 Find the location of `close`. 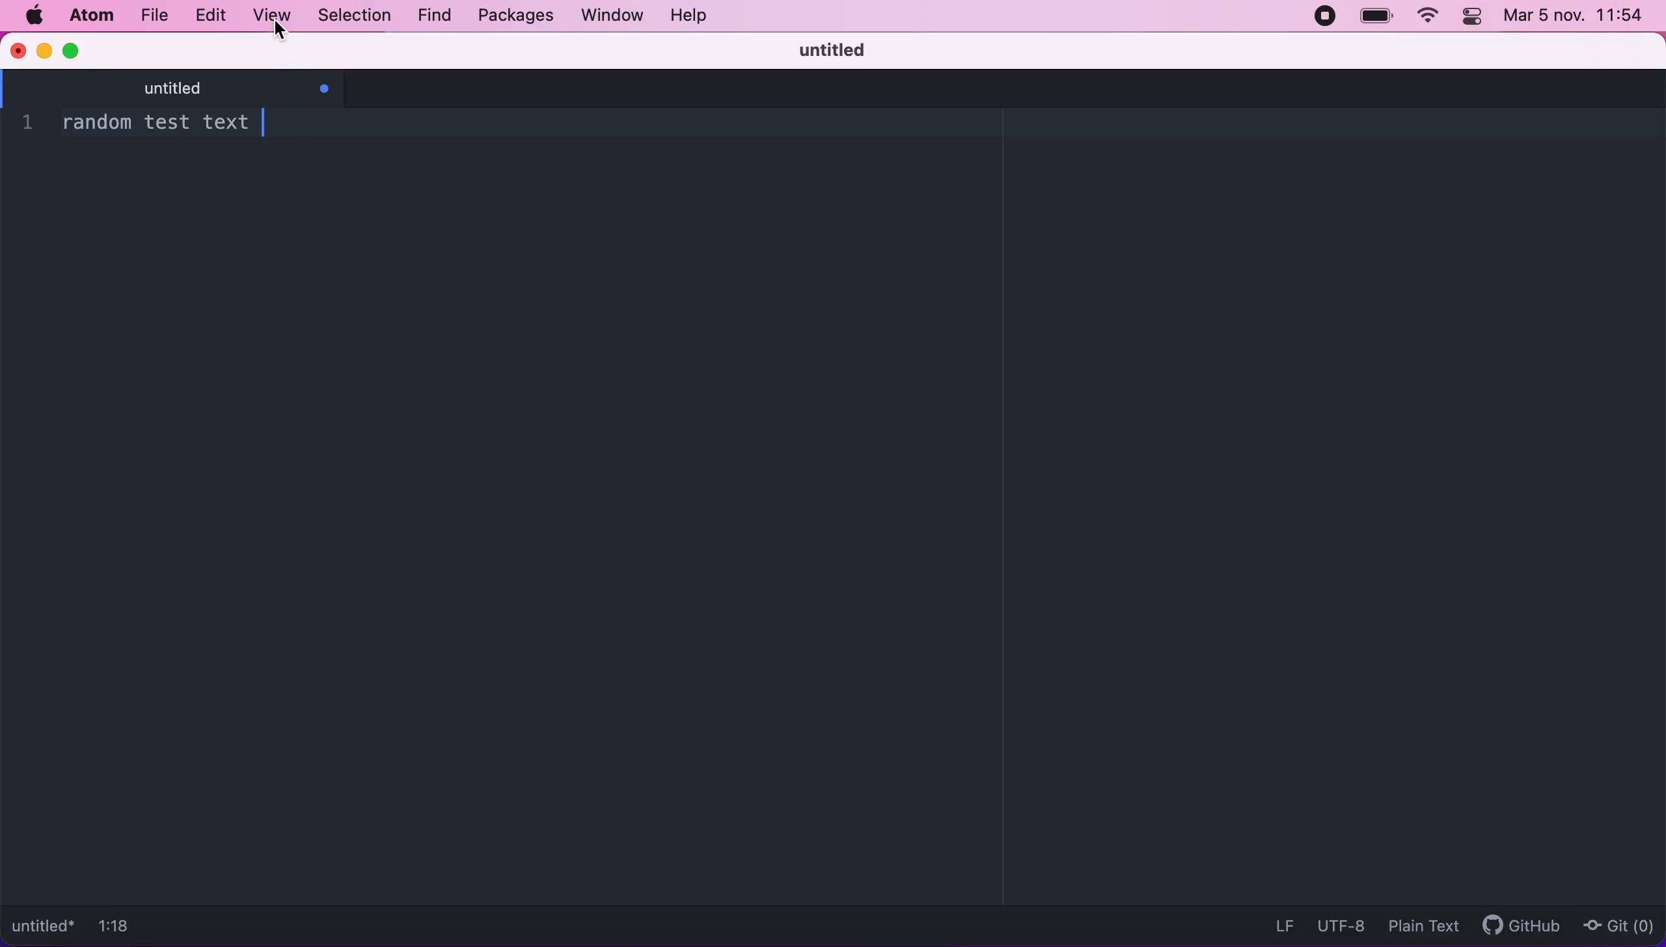

close is located at coordinates (17, 49).